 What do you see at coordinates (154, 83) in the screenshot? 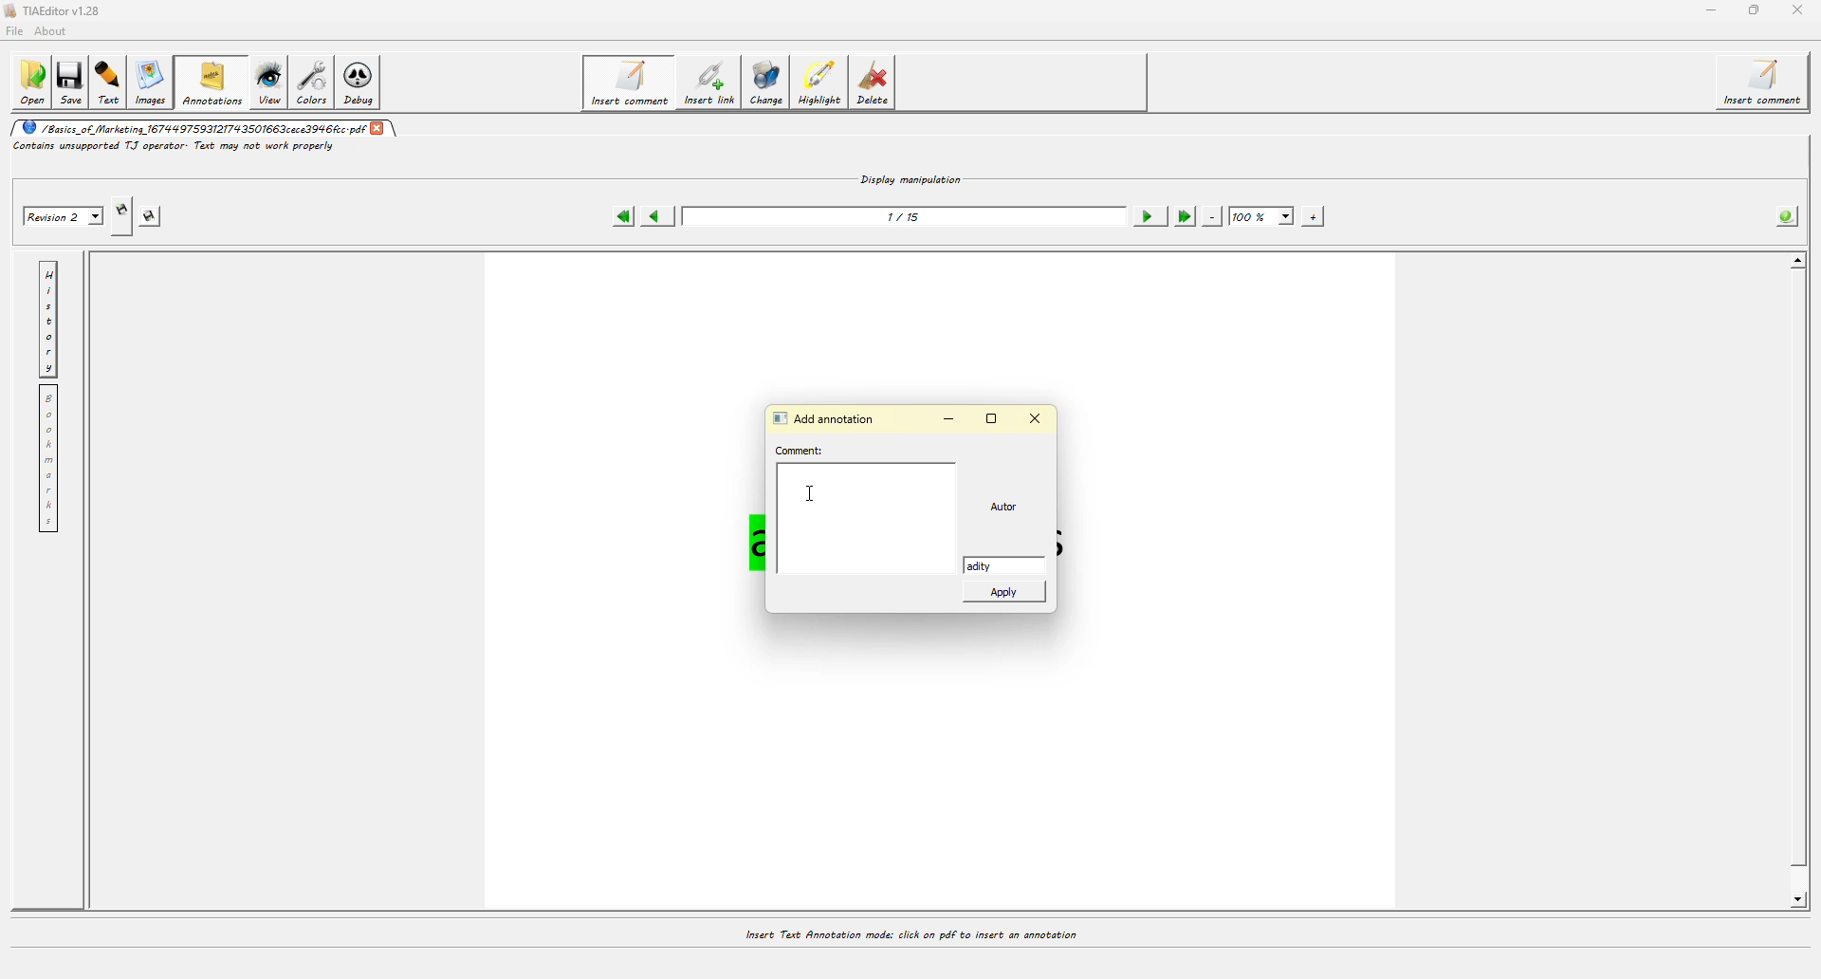
I see `images` at bounding box center [154, 83].